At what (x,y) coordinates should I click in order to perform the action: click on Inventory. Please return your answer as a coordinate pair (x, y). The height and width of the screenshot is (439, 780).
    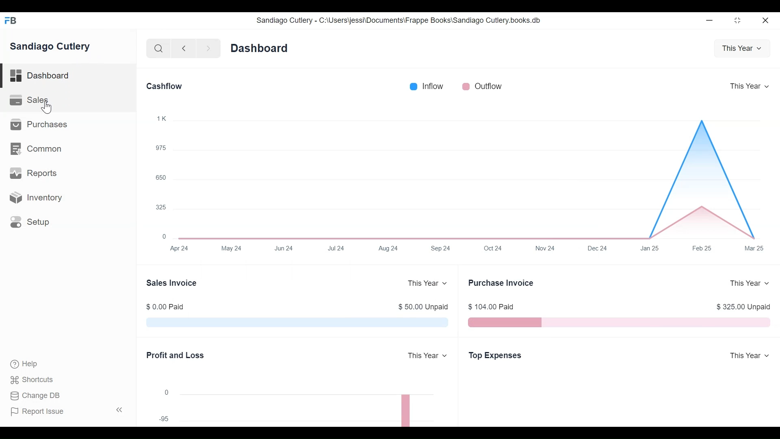
    Looking at the image, I should click on (37, 198).